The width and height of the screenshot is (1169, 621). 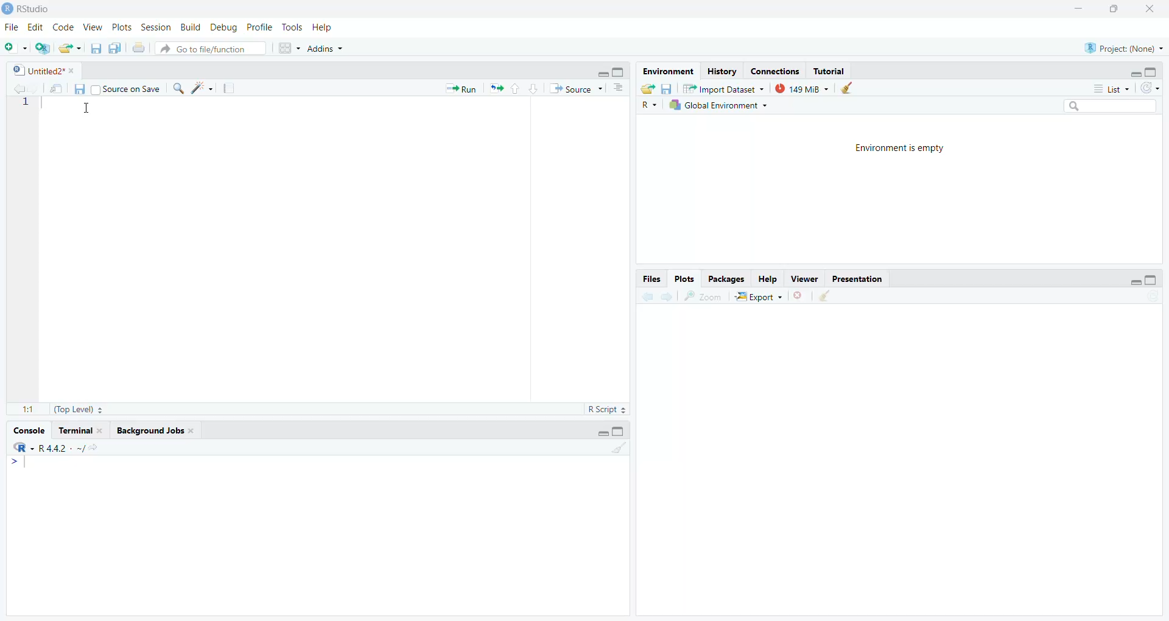 I want to click on Clear console (Ctrl +L), so click(x=826, y=298).